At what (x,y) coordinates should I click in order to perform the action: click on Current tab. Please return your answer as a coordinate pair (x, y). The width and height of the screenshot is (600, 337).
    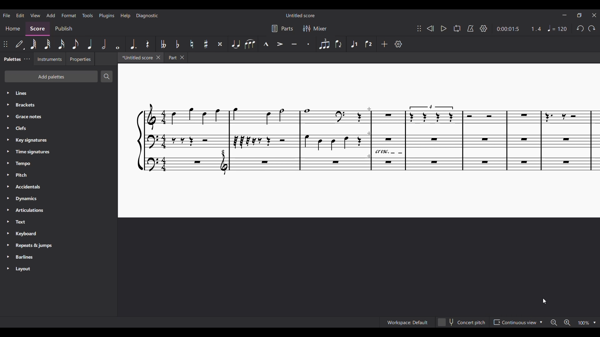
    Looking at the image, I should click on (136, 57).